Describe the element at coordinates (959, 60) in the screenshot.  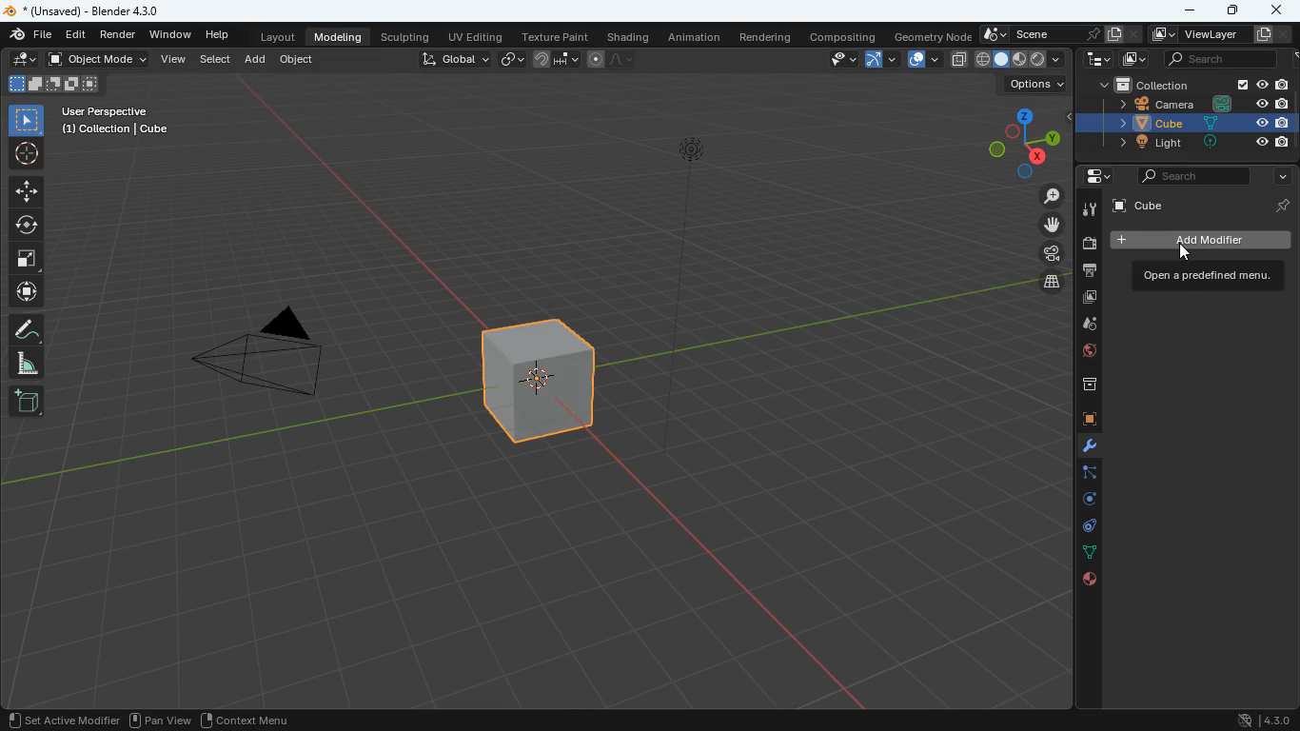
I see `copy` at that location.